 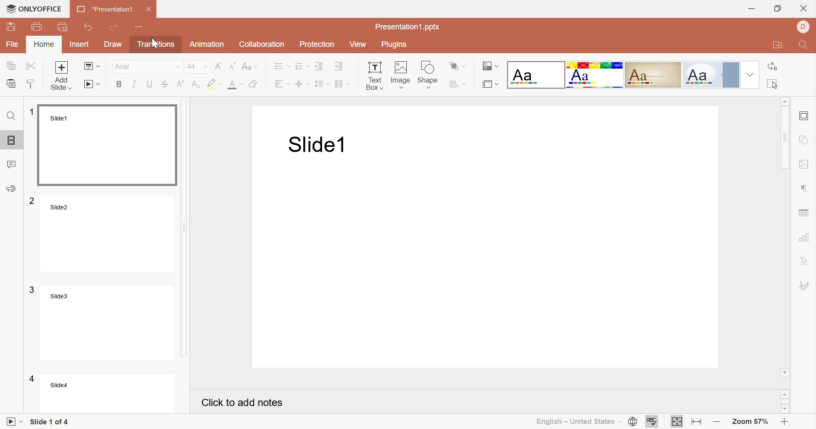 What do you see at coordinates (777, 8) in the screenshot?
I see `Restore down` at bounding box center [777, 8].